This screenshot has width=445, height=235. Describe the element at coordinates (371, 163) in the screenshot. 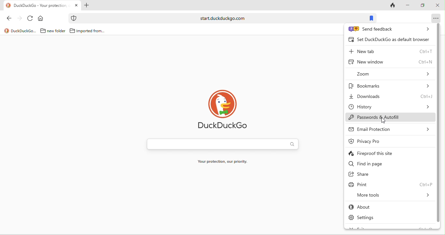

I see `find in page` at that location.